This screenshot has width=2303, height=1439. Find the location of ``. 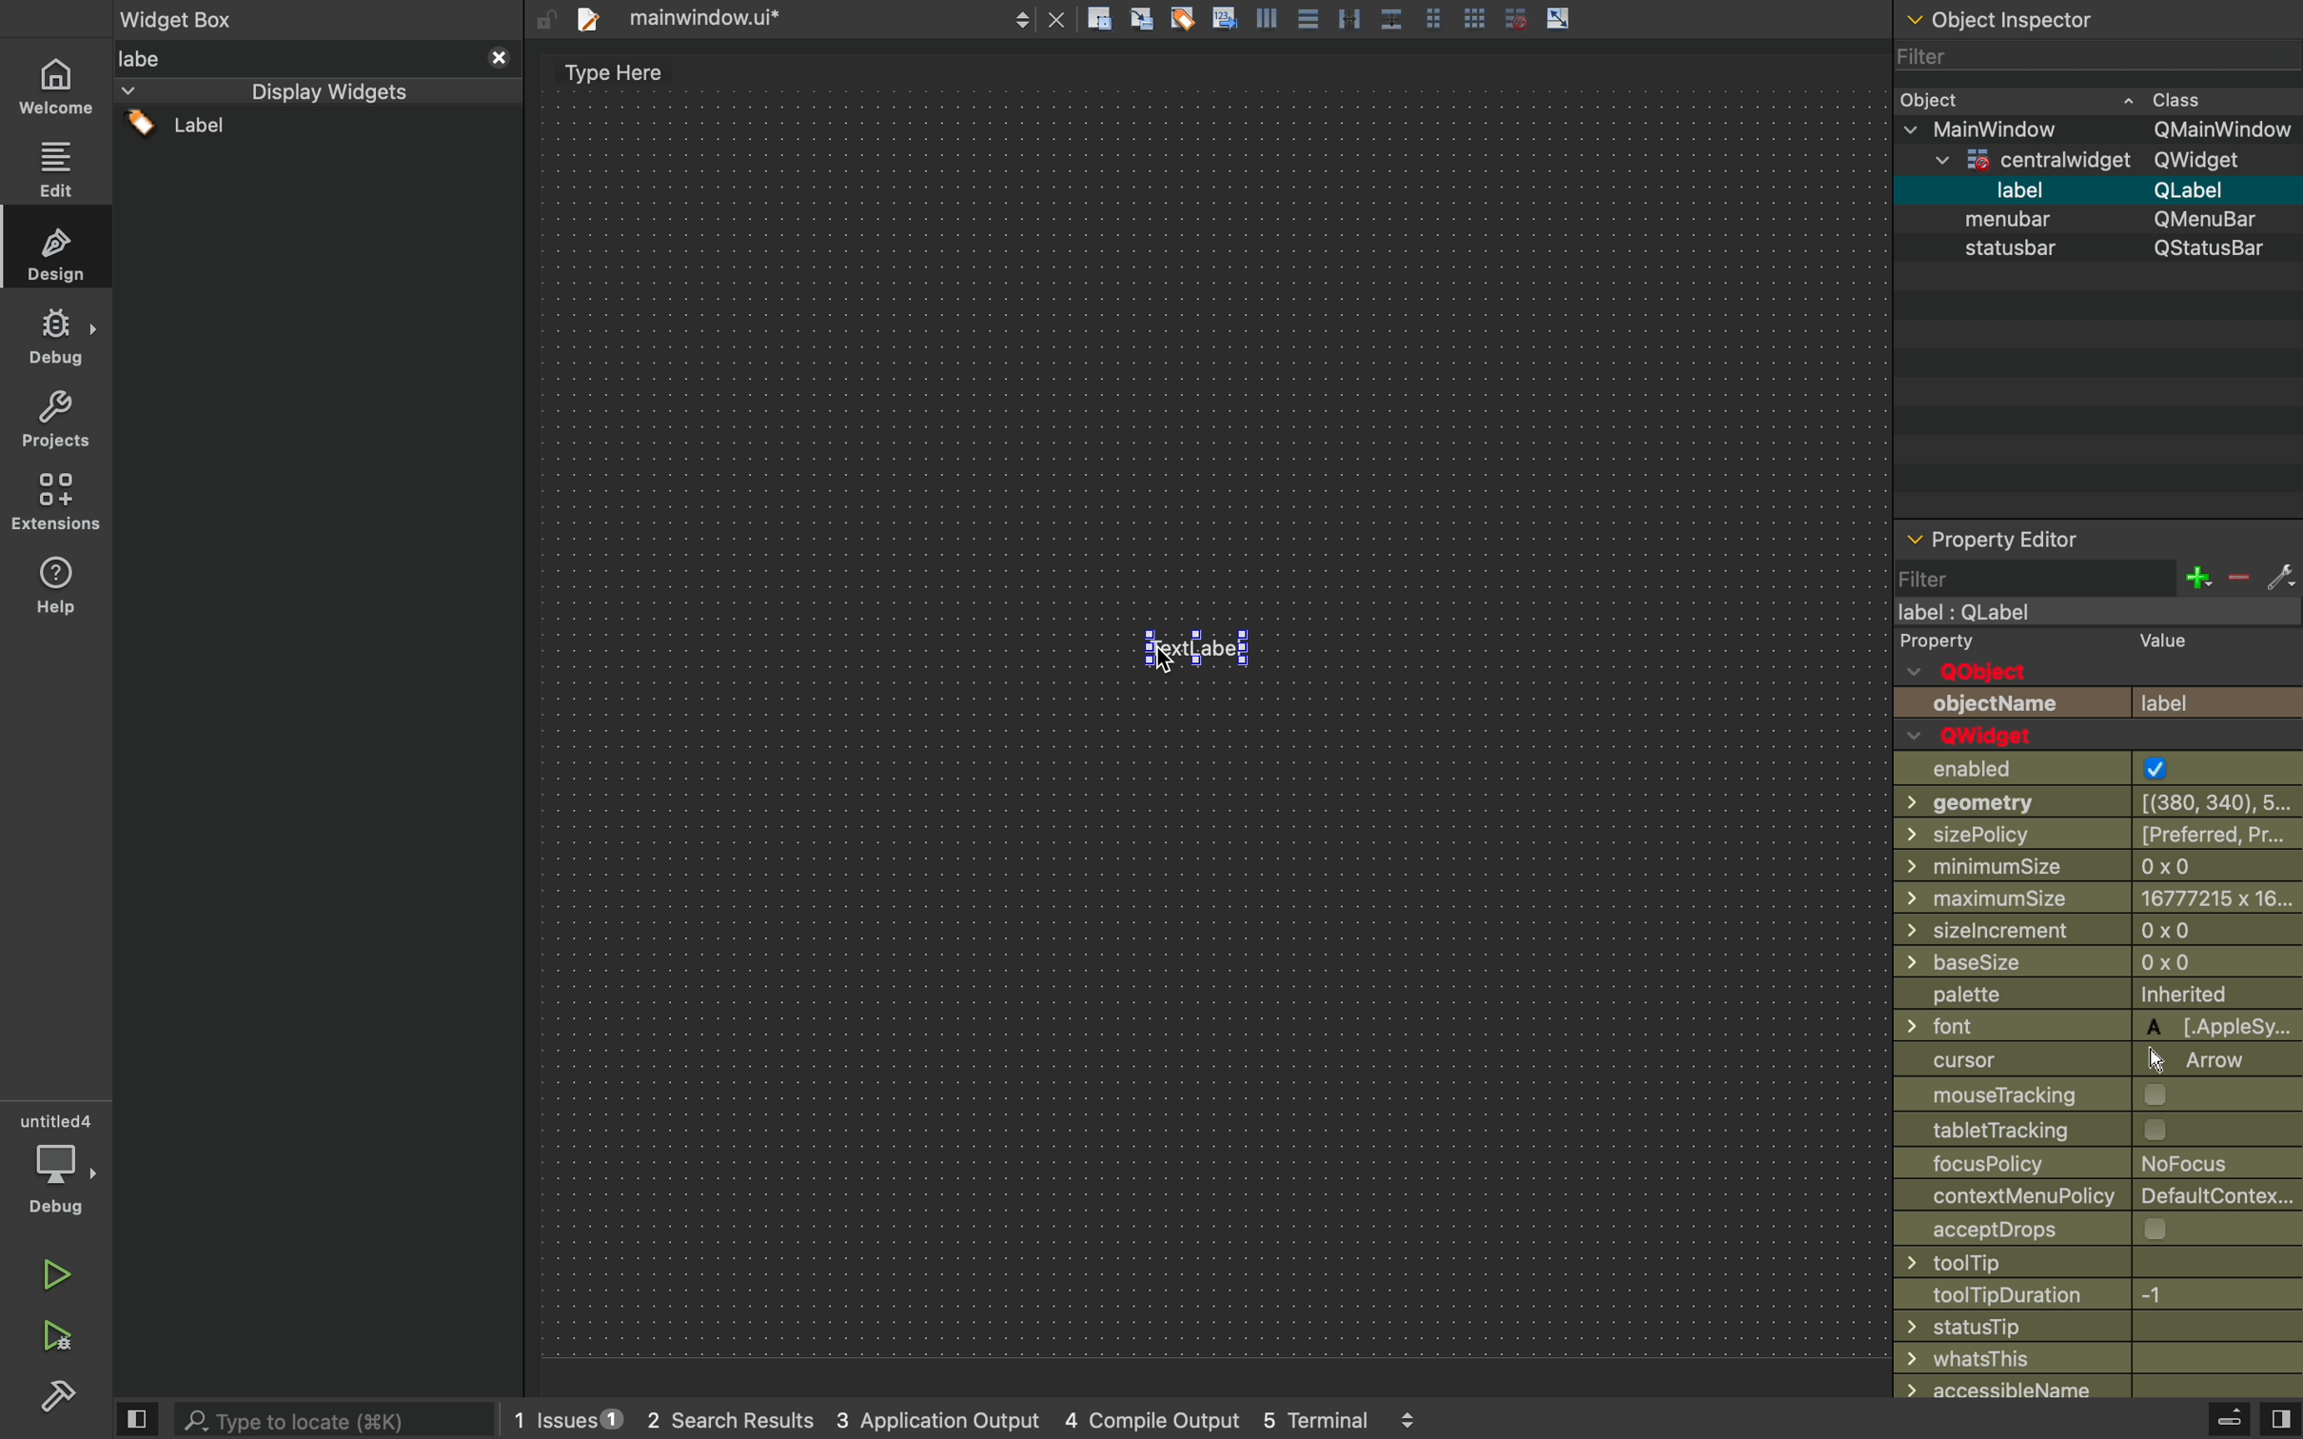

 is located at coordinates (2089, 613).